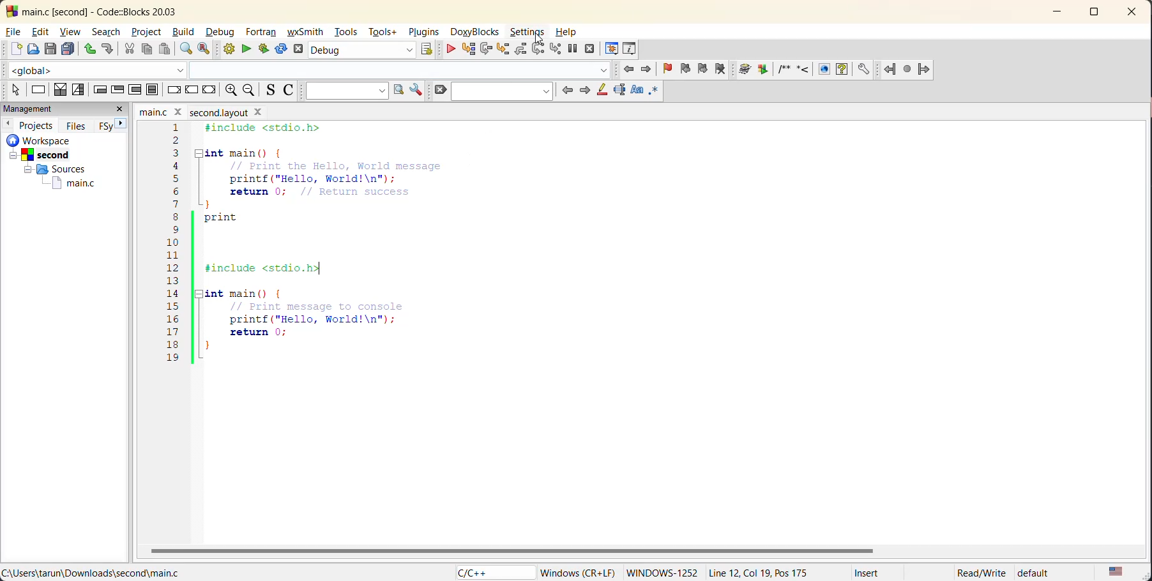 The width and height of the screenshot is (1152, 581). I want to click on show select target dialog, so click(429, 49).